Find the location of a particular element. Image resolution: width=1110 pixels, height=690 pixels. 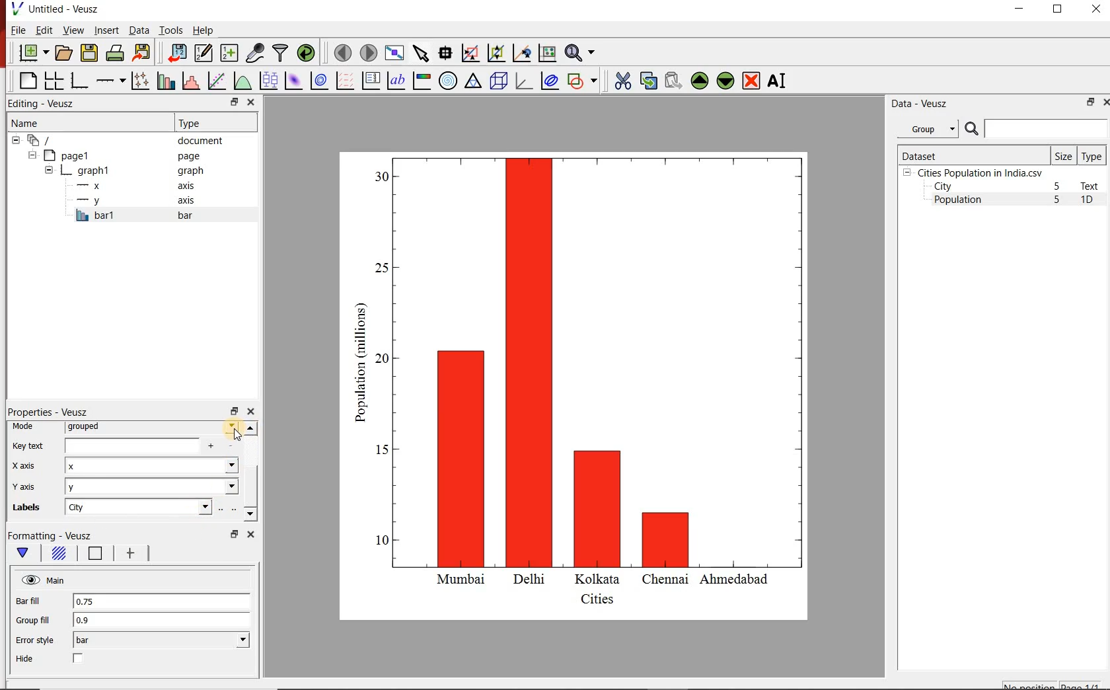

Cities Population in India.csv is located at coordinates (979, 172).